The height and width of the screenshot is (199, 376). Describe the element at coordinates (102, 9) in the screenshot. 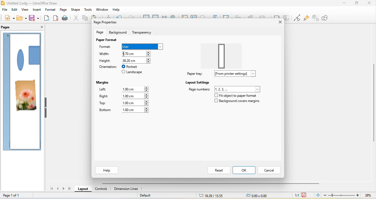

I see `window` at that location.